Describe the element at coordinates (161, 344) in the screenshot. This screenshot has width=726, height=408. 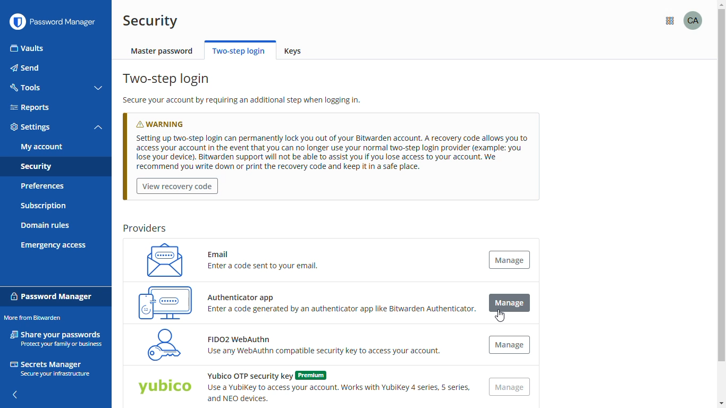
I see `FIDO2 WebAuthn` at that location.